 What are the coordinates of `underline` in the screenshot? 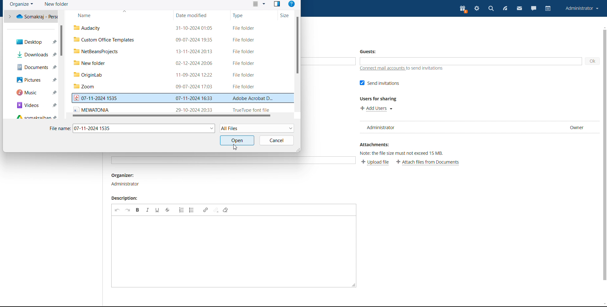 It's located at (157, 210).